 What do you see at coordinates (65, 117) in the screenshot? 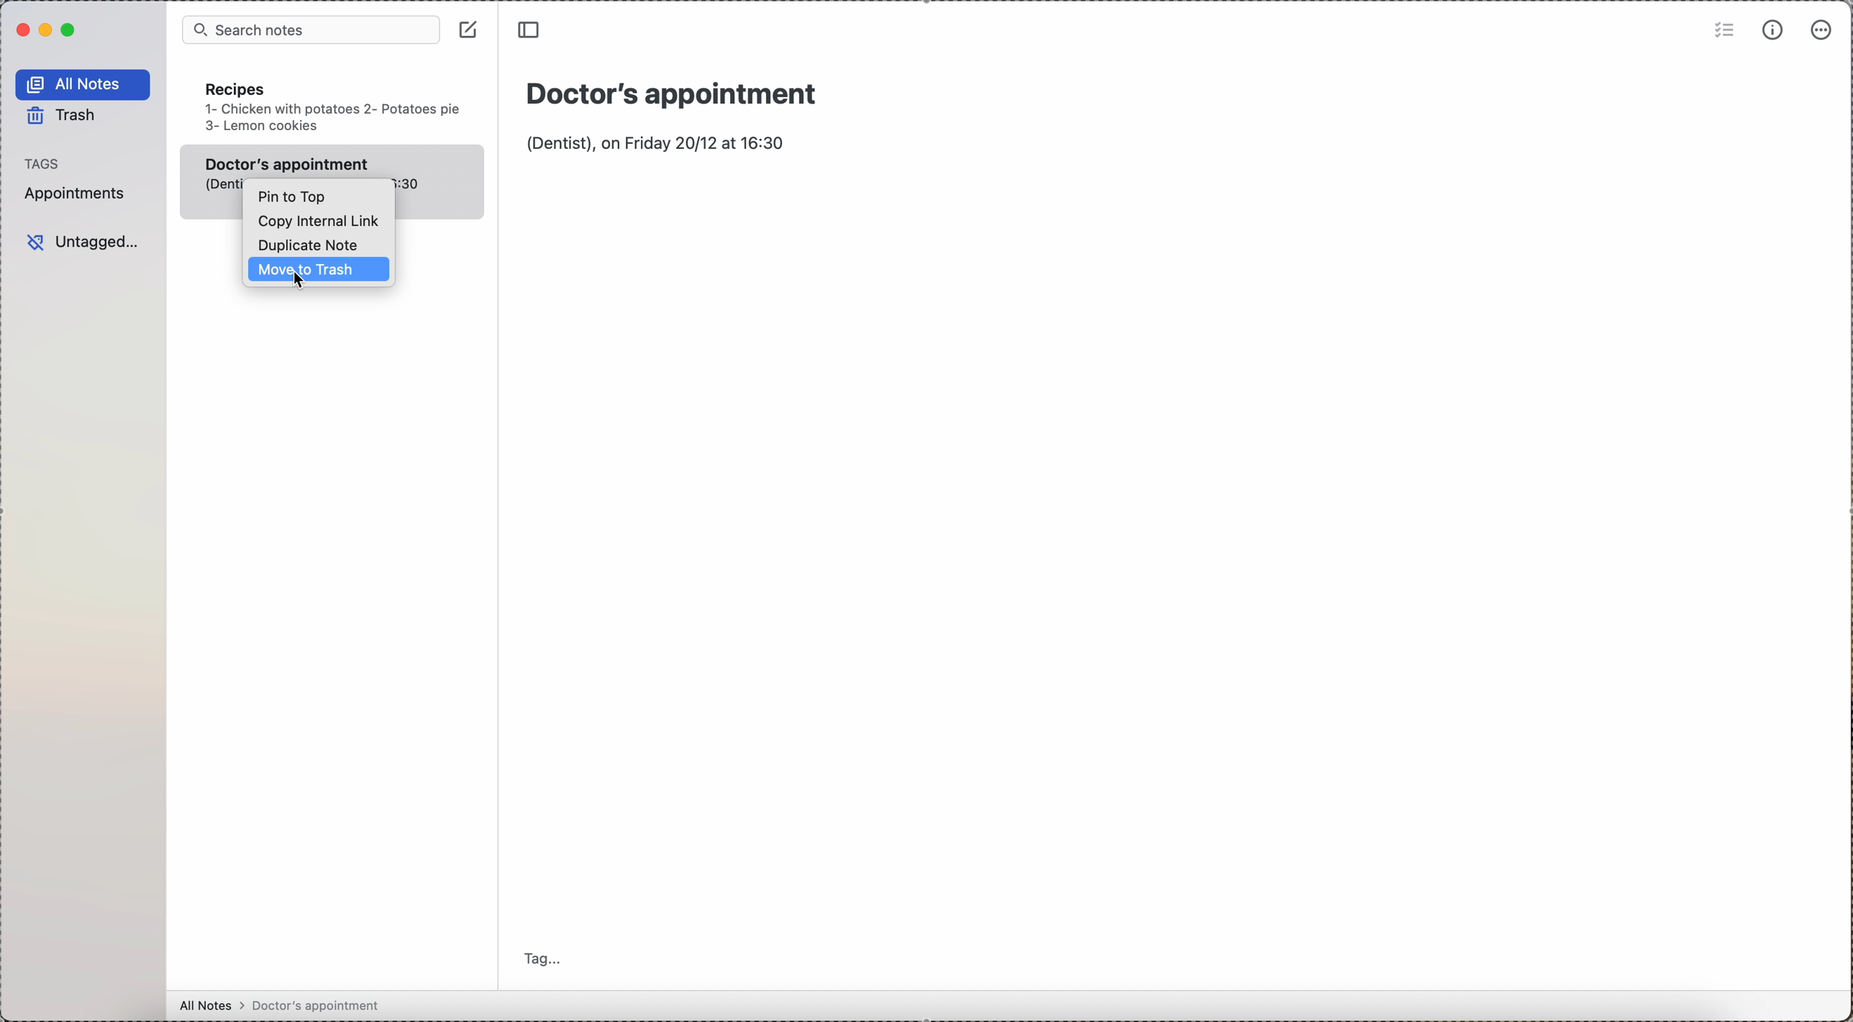
I see `trash` at bounding box center [65, 117].